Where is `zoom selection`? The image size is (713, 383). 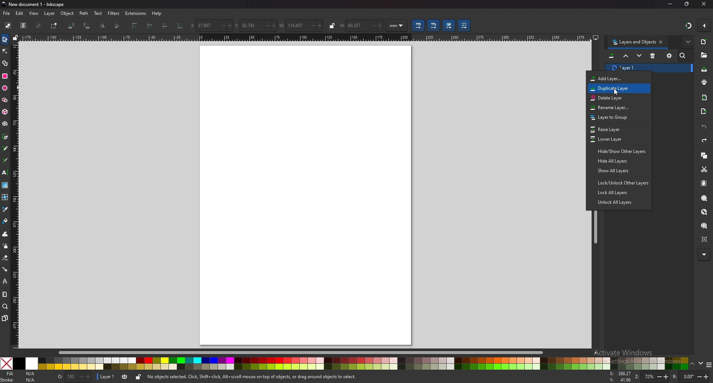
zoom selection is located at coordinates (705, 198).